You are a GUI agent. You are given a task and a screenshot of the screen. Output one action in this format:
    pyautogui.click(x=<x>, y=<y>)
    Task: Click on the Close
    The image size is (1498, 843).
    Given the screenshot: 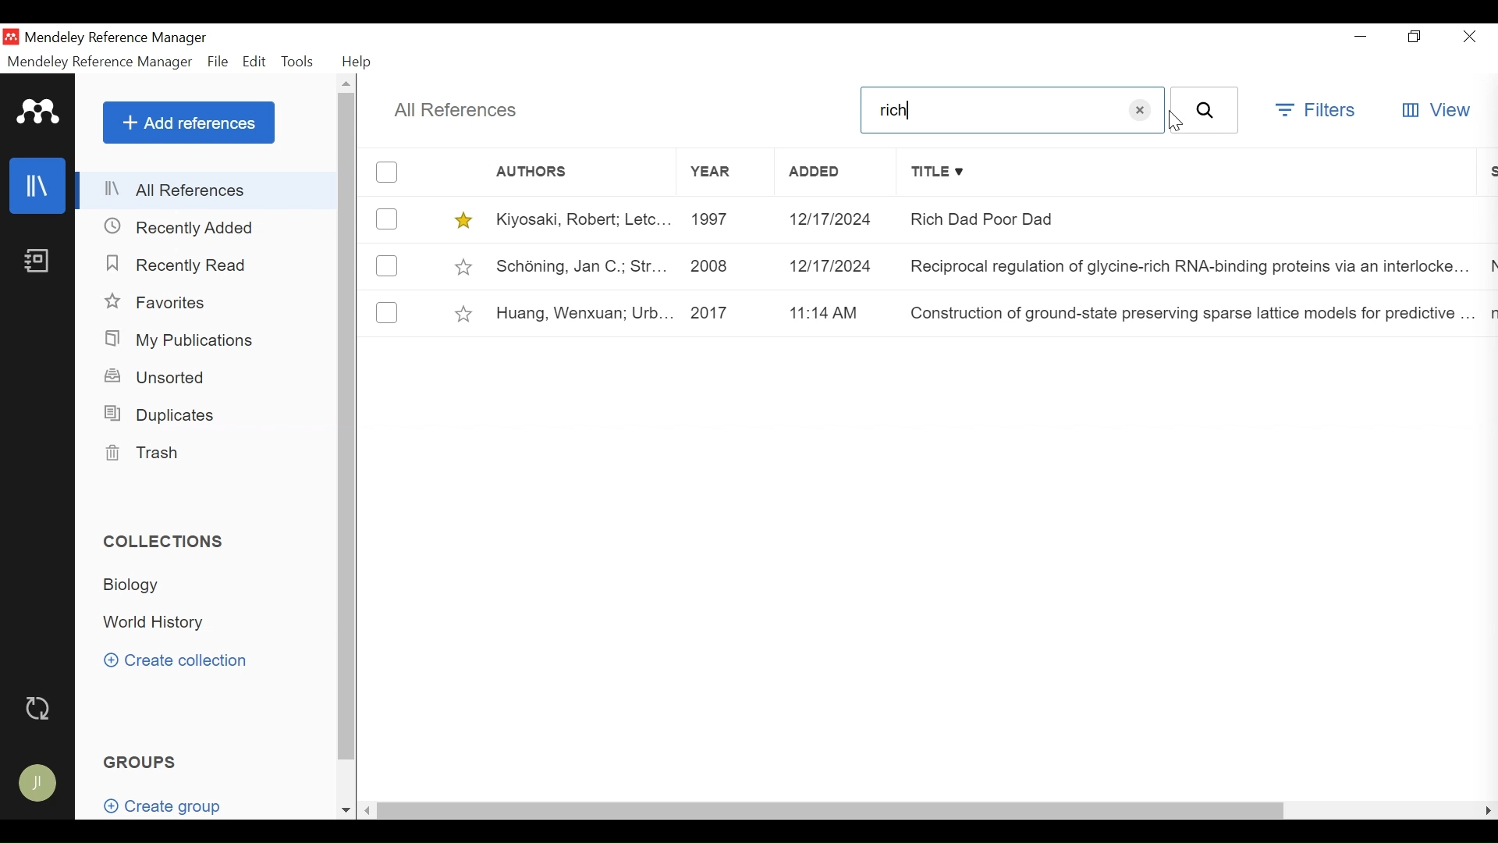 What is the action you would take?
    pyautogui.click(x=1468, y=36)
    